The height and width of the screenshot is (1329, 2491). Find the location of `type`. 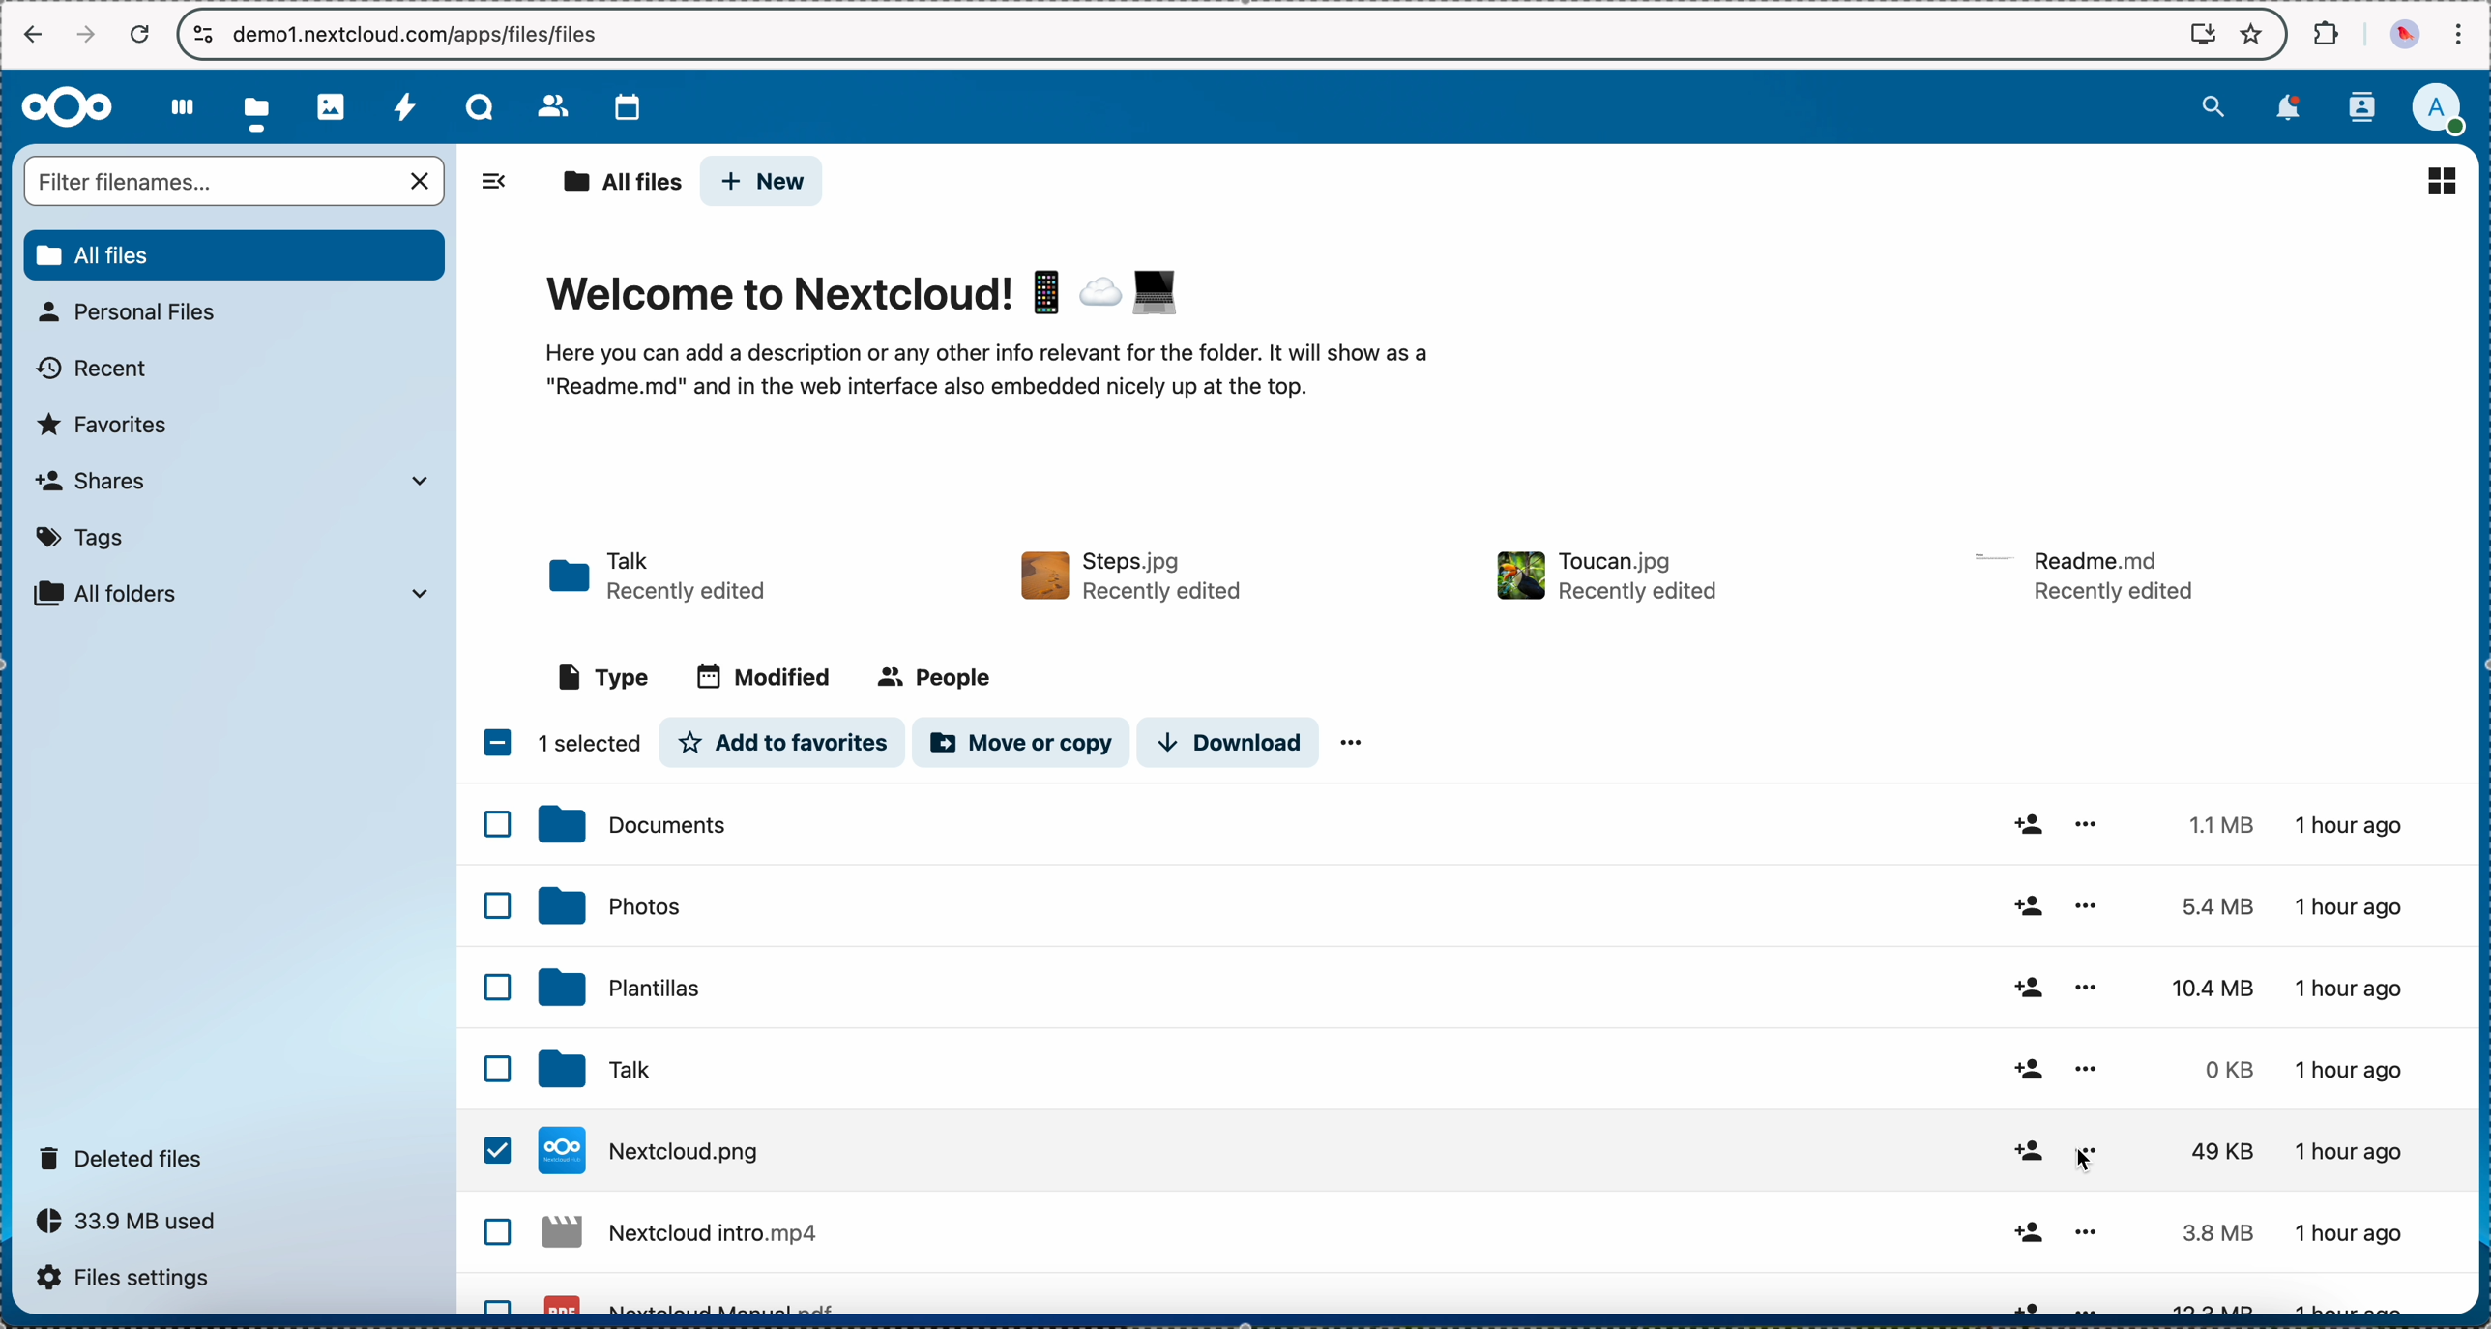

type is located at coordinates (604, 674).